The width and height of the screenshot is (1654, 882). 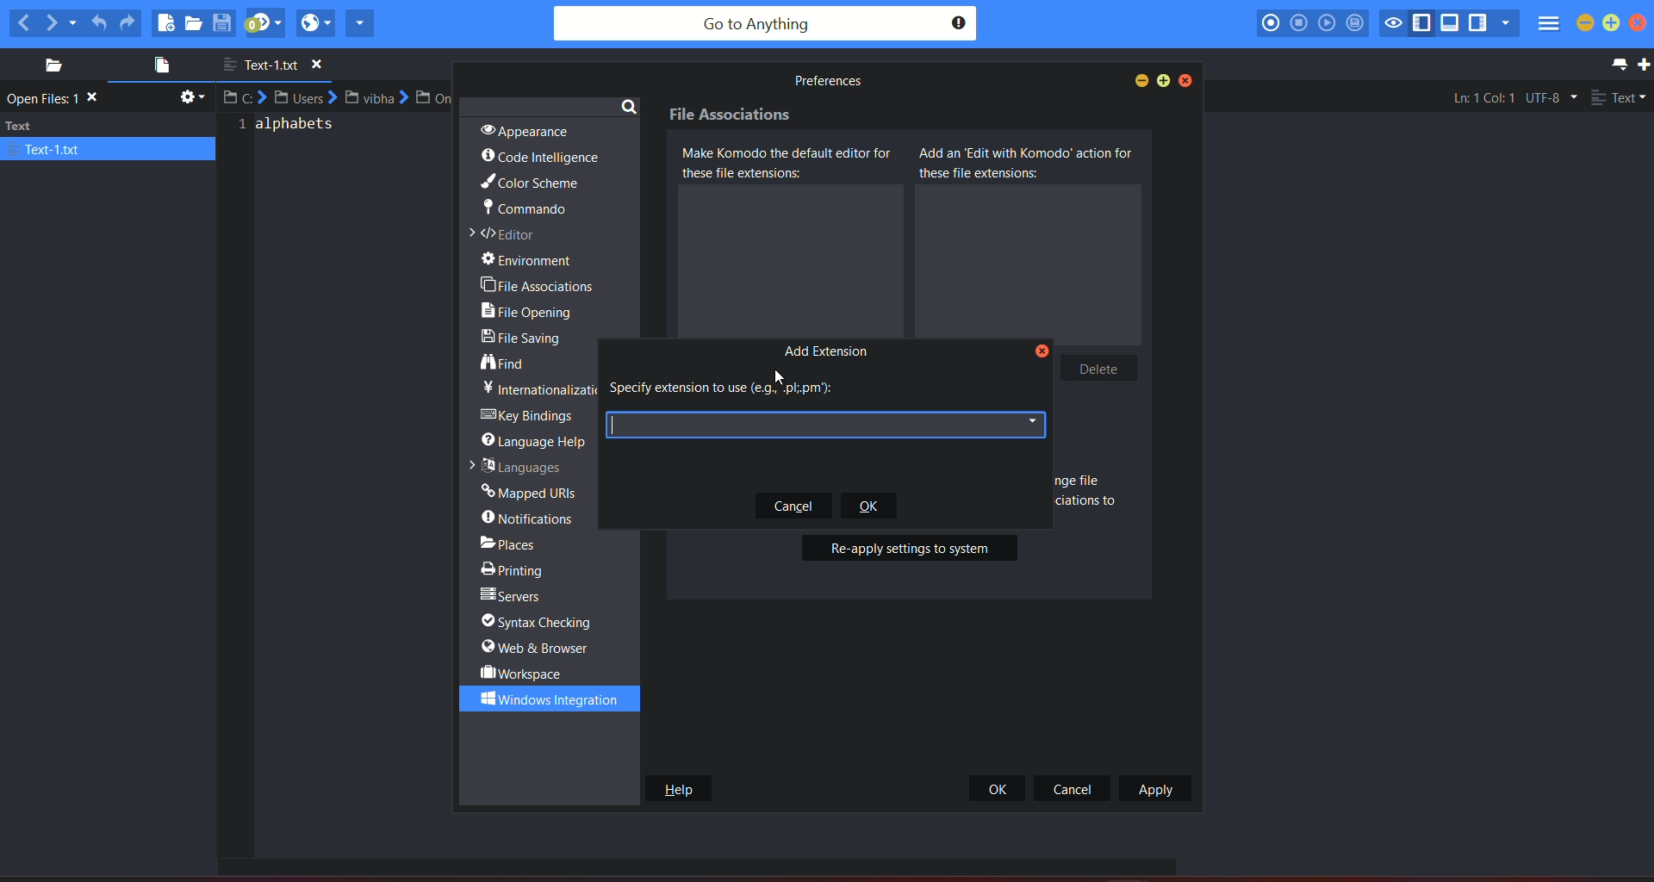 What do you see at coordinates (1547, 26) in the screenshot?
I see `menu` at bounding box center [1547, 26].